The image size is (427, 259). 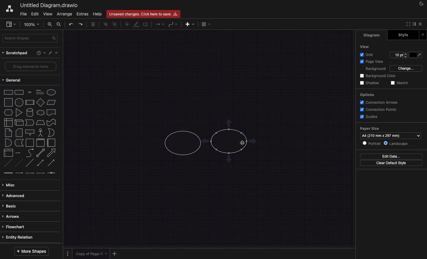 What do you see at coordinates (367, 95) in the screenshot?
I see `options` at bounding box center [367, 95].